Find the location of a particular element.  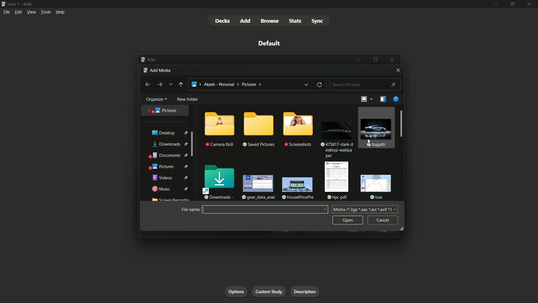

custom study is located at coordinates (270, 291).